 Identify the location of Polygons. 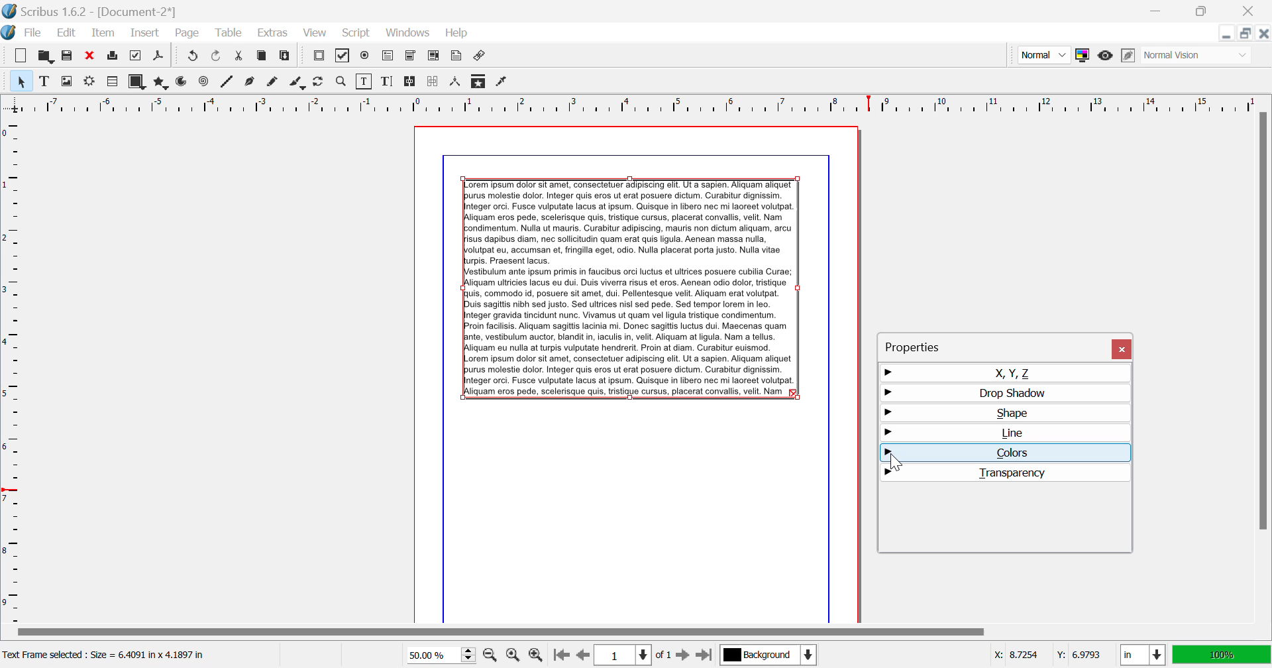
(160, 82).